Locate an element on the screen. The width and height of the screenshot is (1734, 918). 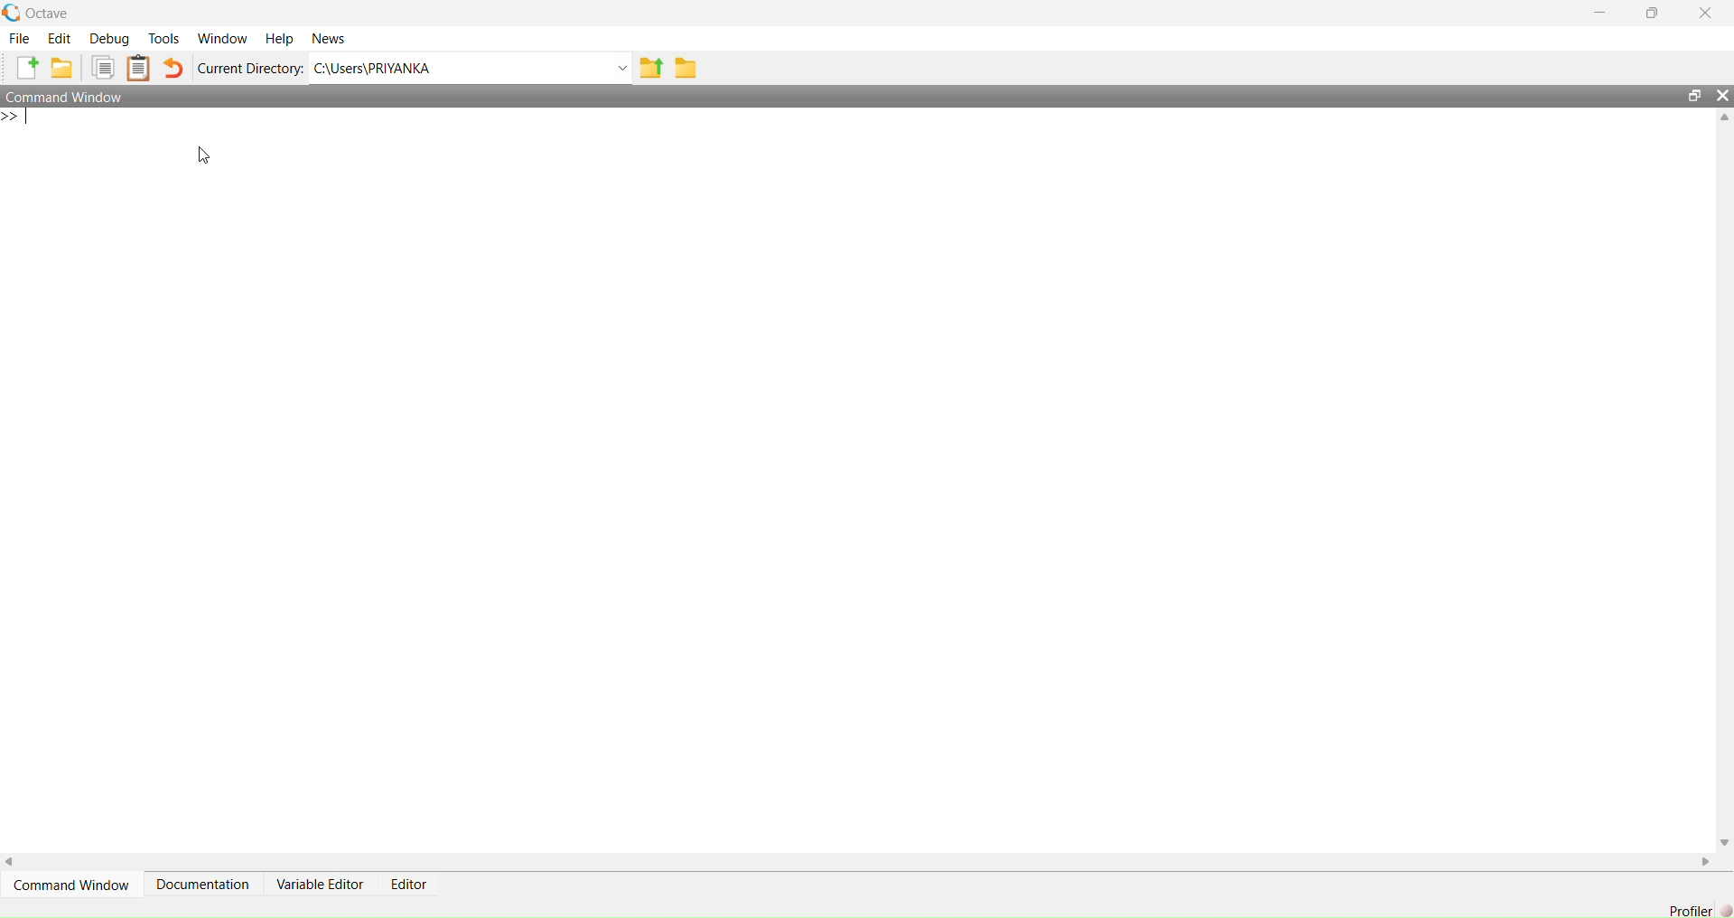
Help is located at coordinates (278, 34).